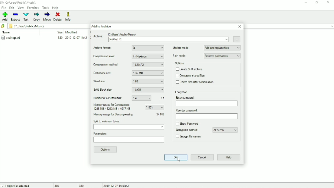  I want to click on Word size, so click(105, 81).